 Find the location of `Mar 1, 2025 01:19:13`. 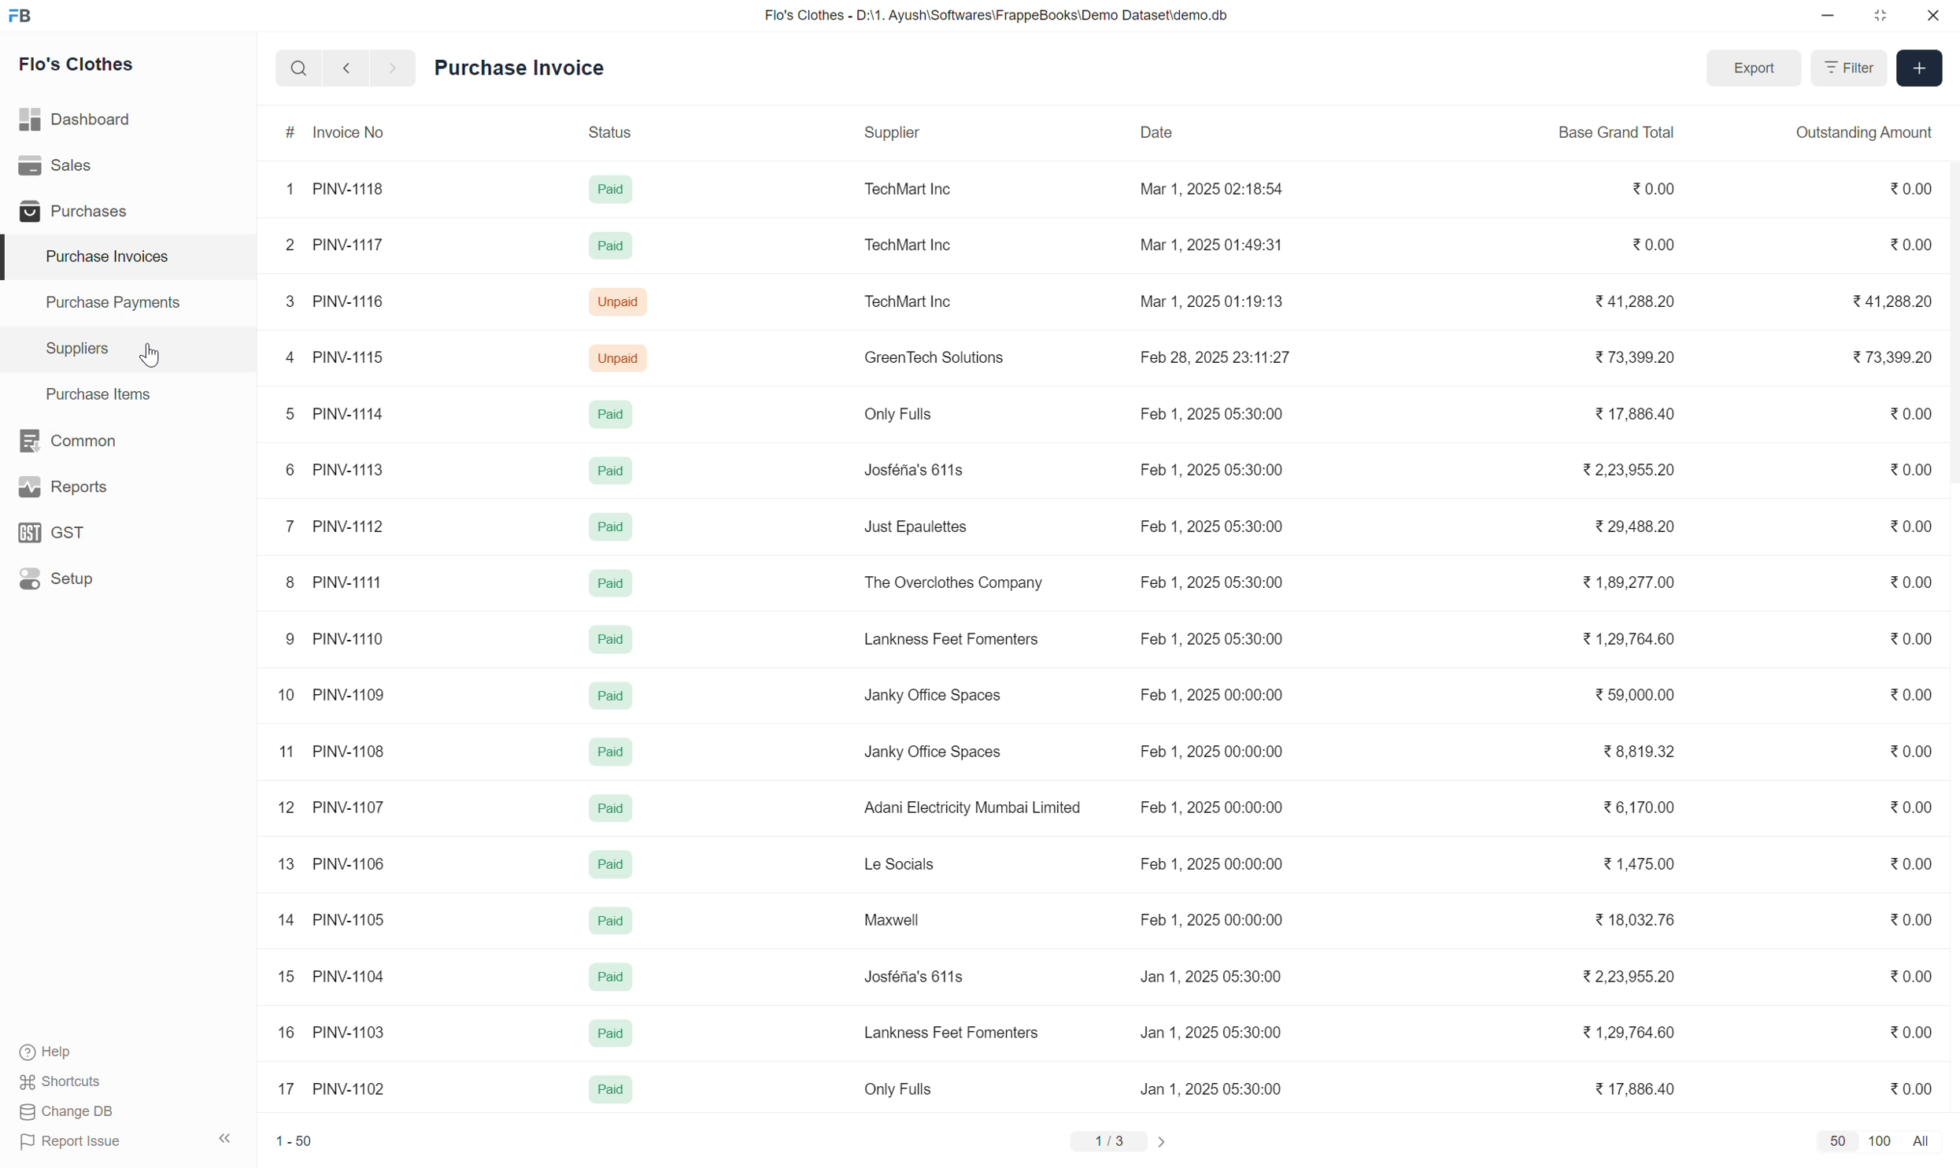

Mar 1, 2025 01:19:13 is located at coordinates (1210, 301).